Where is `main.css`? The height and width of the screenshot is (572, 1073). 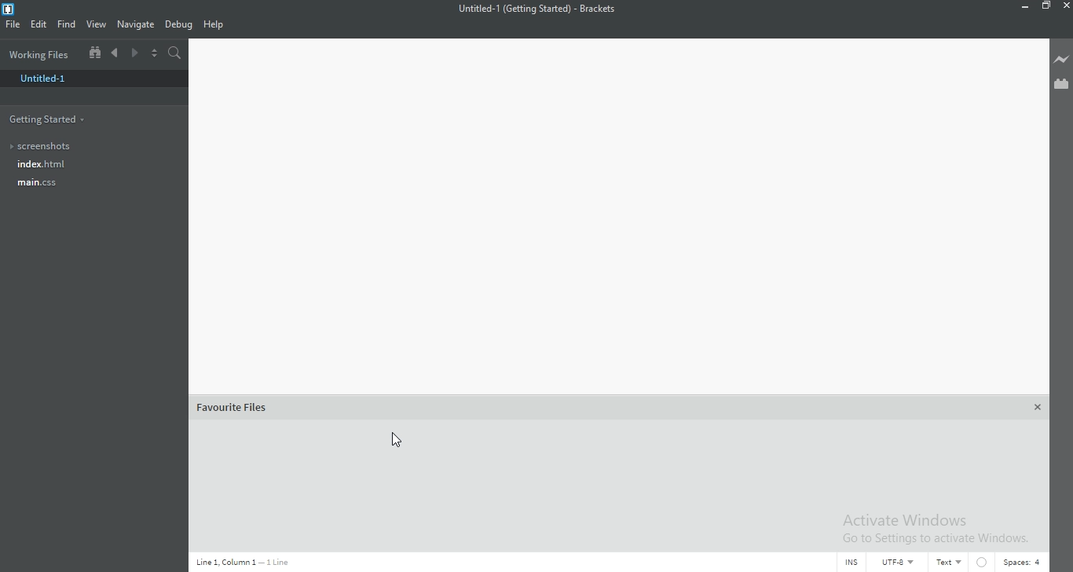 main.css is located at coordinates (66, 184).